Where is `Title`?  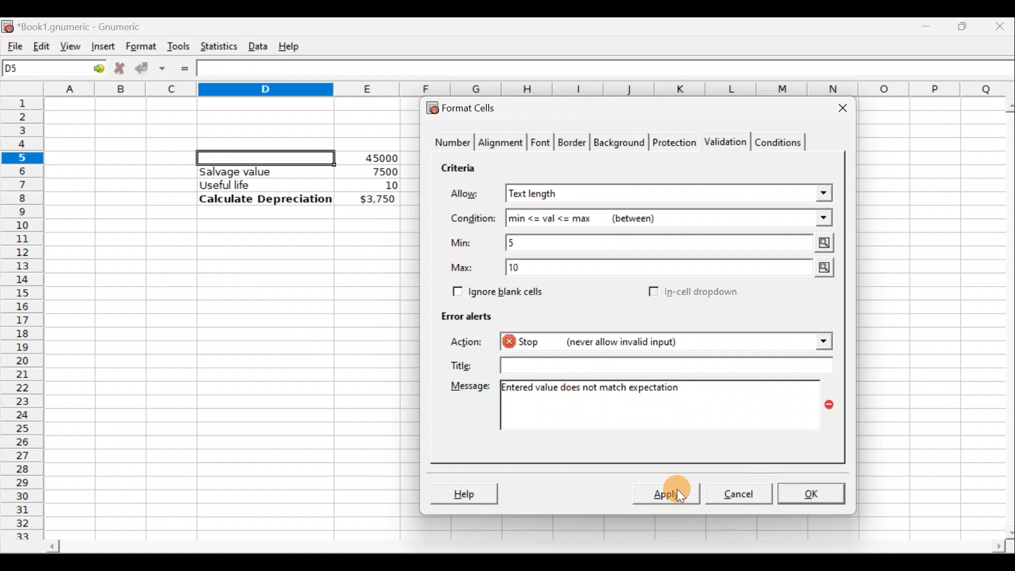
Title is located at coordinates (459, 363).